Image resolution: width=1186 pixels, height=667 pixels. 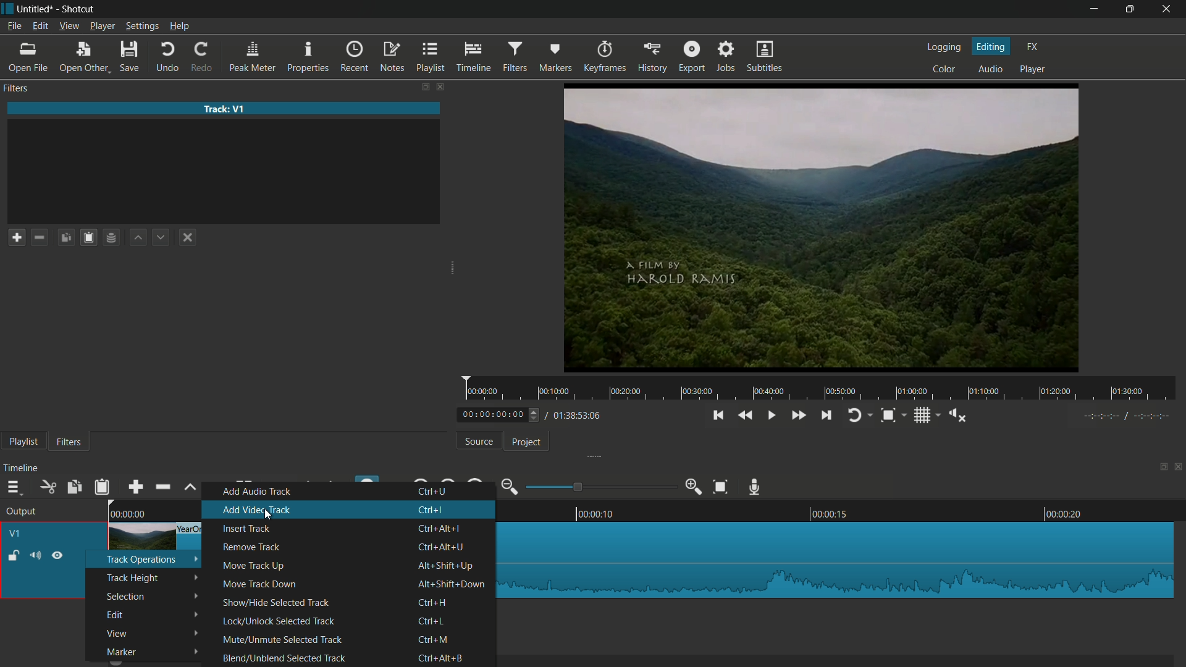 I want to click on skip to the next point, so click(x=827, y=416).